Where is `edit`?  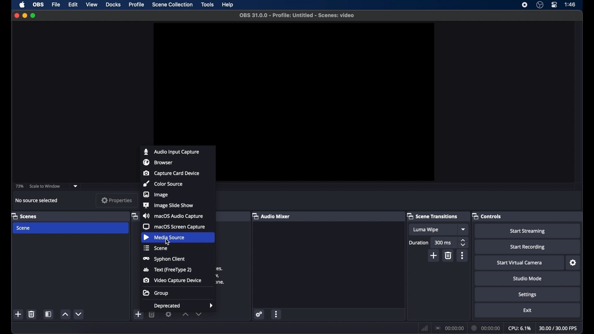 edit is located at coordinates (73, 5).